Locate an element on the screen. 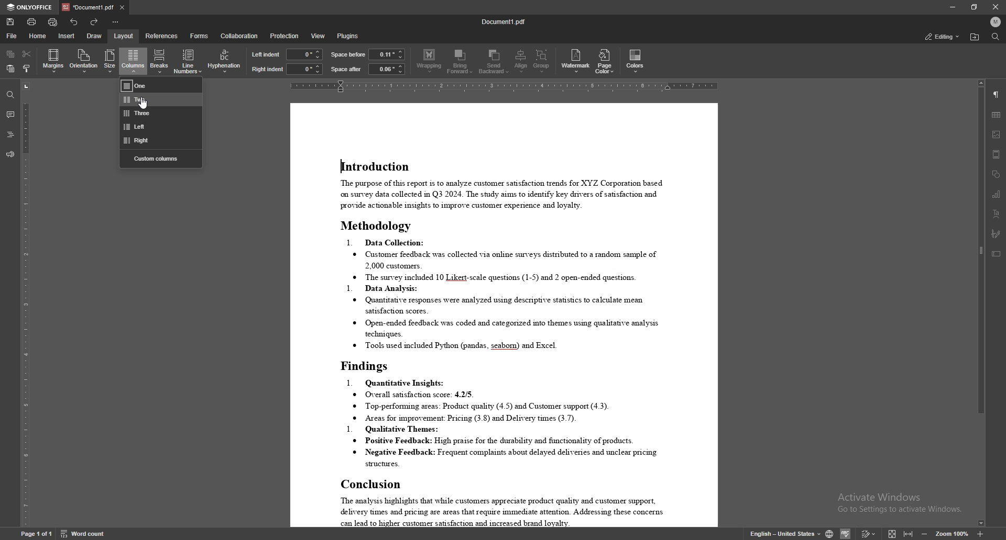 This screenshot has width=1006, height=540. space after is located at coordinates (346, 70).